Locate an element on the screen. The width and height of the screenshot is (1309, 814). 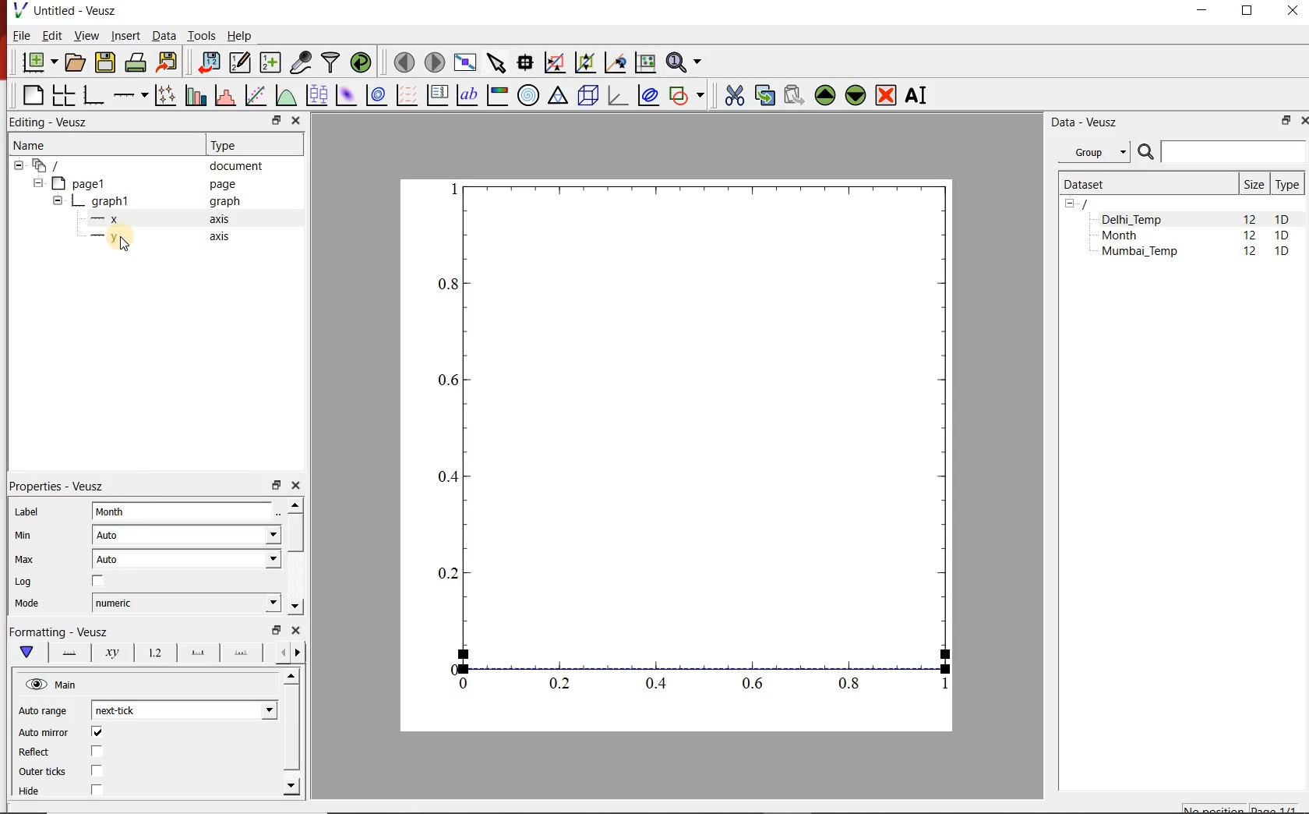
Name is located at coordinates (31, 144).